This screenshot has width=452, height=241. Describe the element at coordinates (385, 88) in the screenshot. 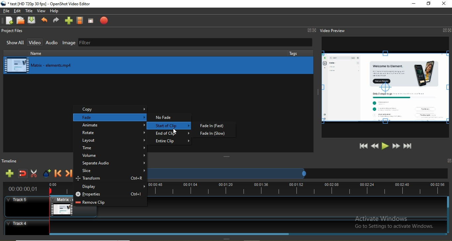

I see `editing buttons` at that location.